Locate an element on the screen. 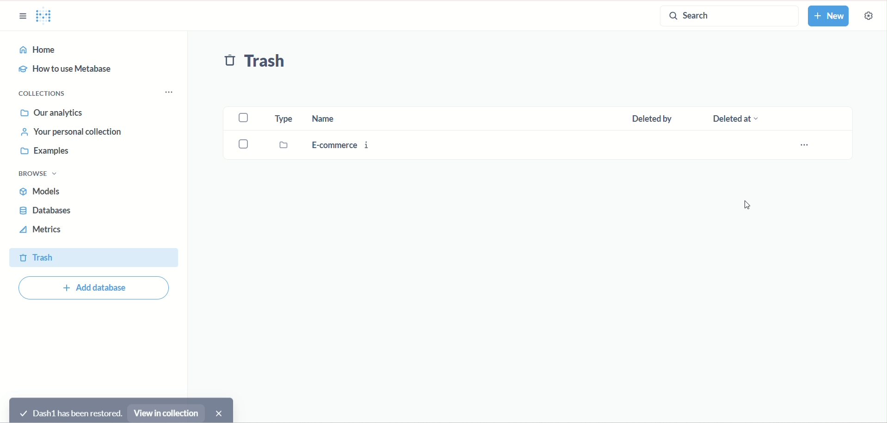 The image size is (887, 423). folder icon is located at coordinates (284, 144).